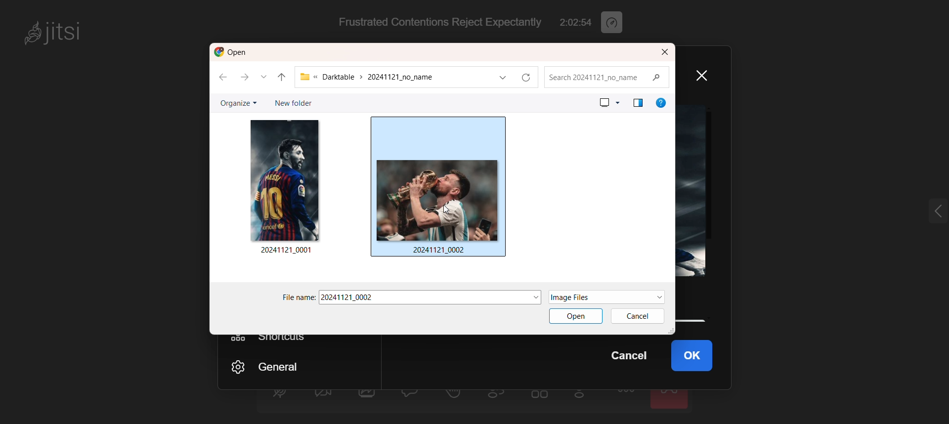 The width and height of the screenshot is (949, 424). What do you see at coordinates (412, 395) in the screenshot?
I see `chat` at bounding box center [412, 395].